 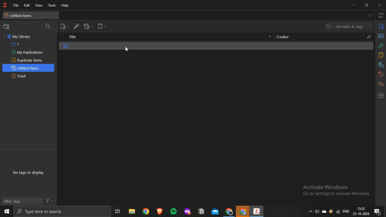 I want to click on notification, so click(x=378, y=211).